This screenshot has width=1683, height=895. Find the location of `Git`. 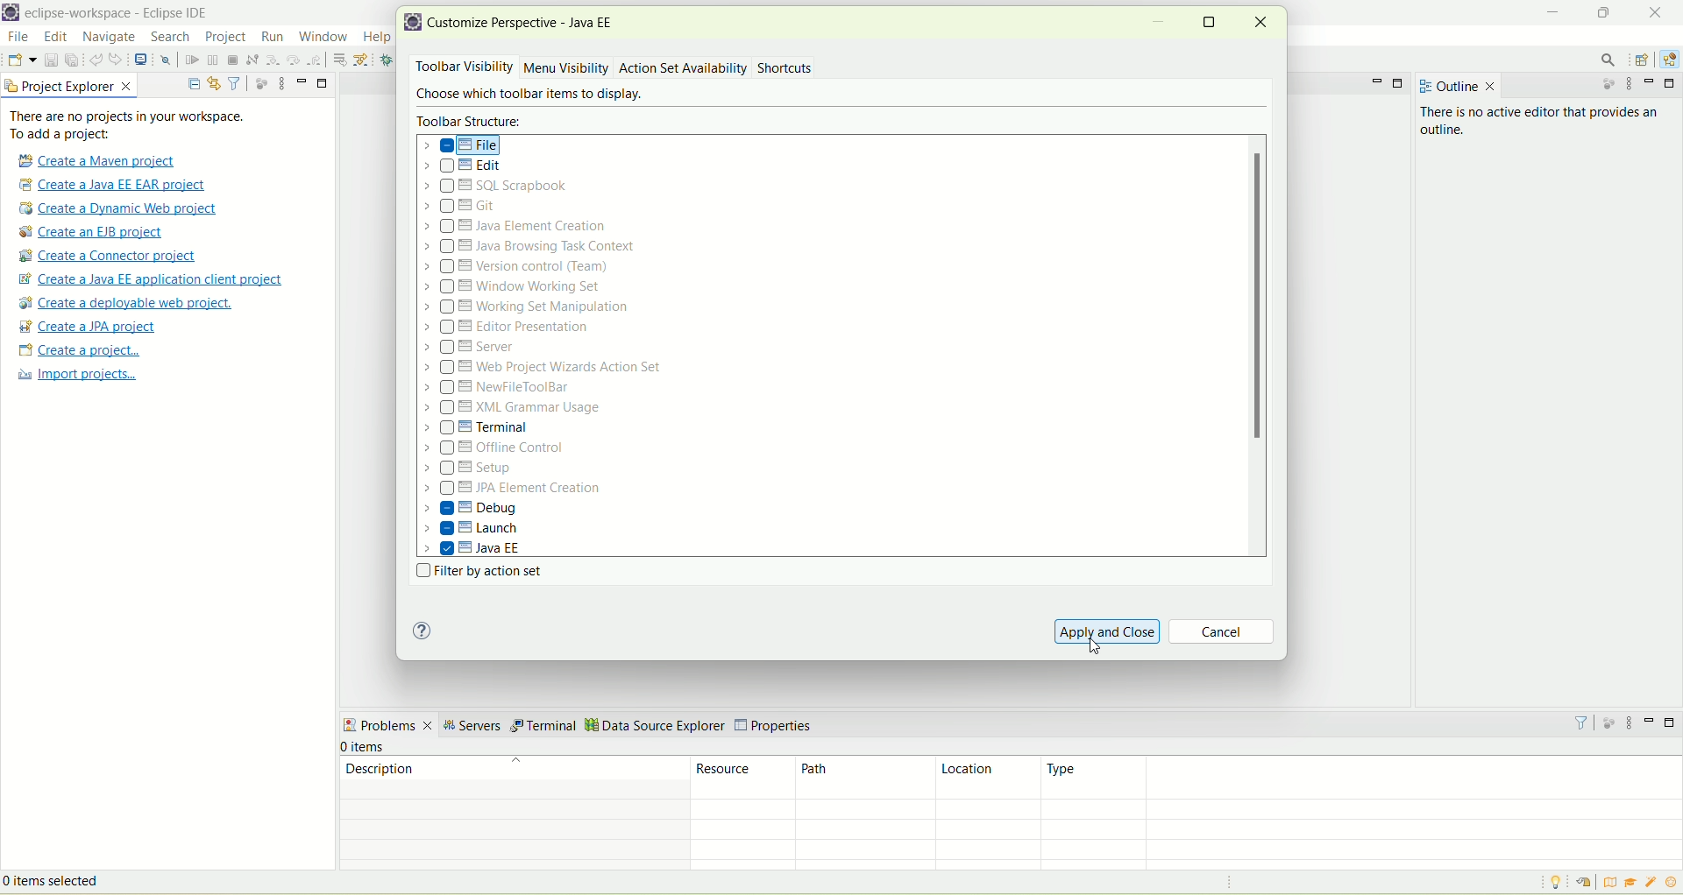

Git is located at coordinates (471, 207).